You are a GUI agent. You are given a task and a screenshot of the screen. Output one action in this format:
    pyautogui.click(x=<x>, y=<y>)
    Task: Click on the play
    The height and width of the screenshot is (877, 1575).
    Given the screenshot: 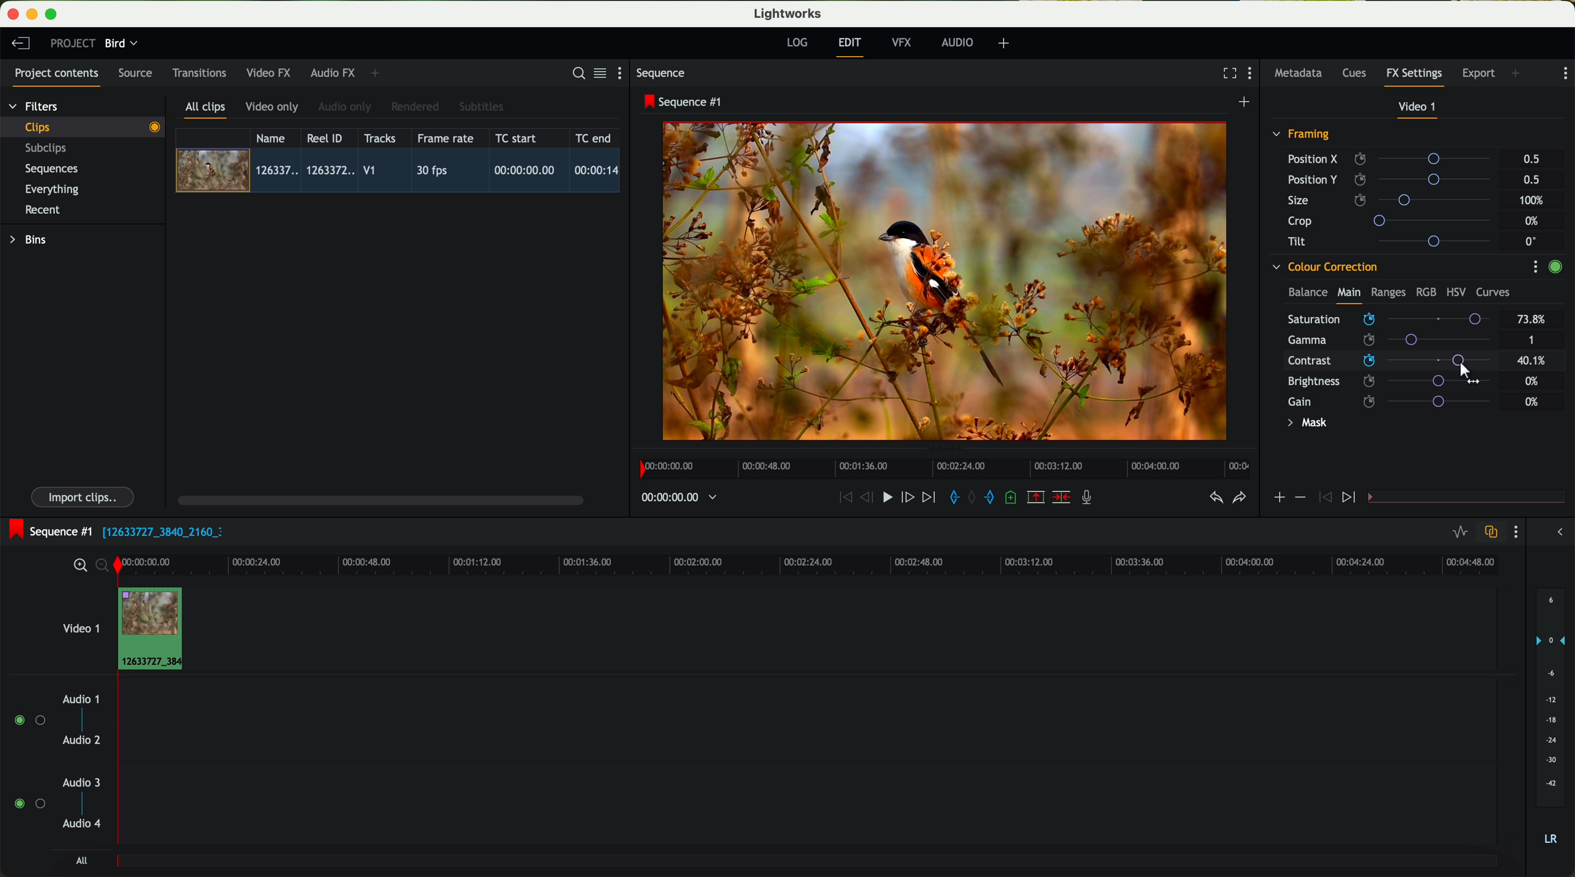 What is the action you would take?
    pyautogui.click(x=887, y=496)
    